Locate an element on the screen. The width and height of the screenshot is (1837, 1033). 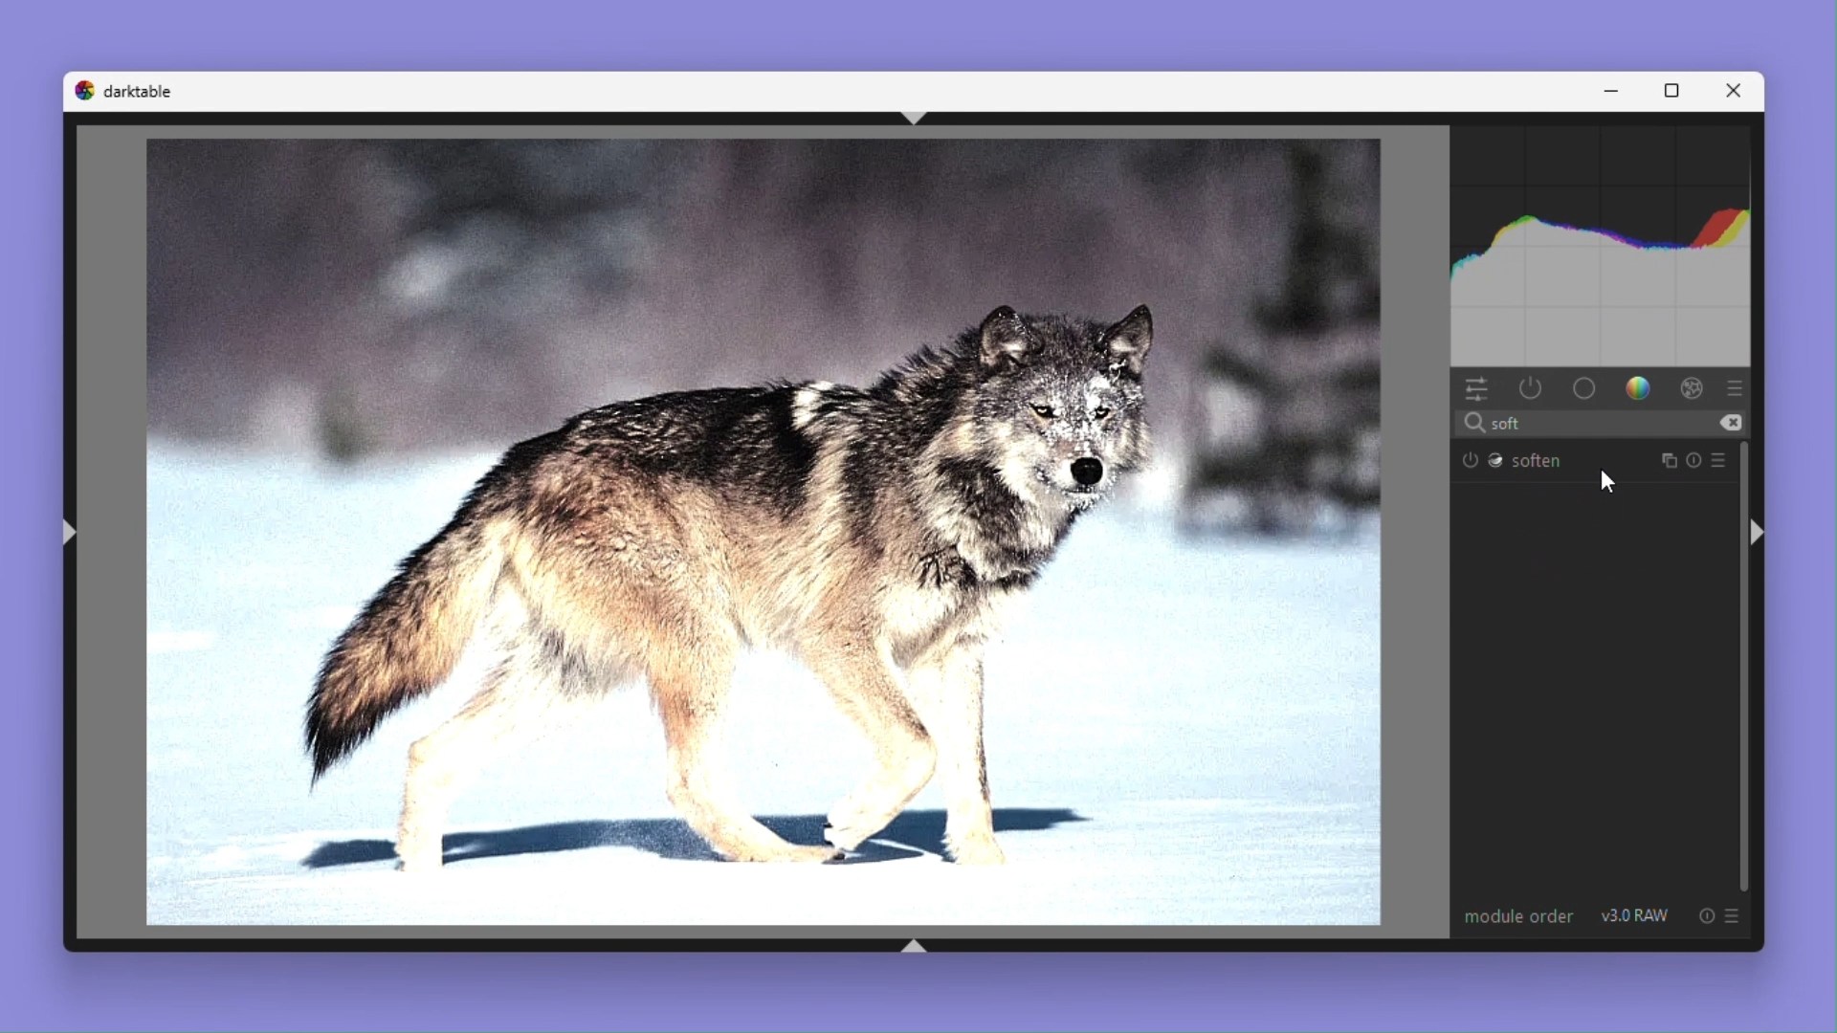
Preset is located at coordinates (1724, 460).